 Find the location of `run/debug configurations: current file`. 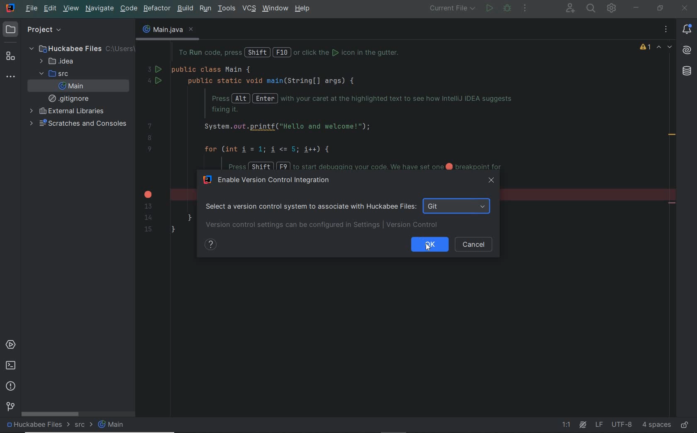

run/debug configurations: current file is located at coordinates (453, 9).